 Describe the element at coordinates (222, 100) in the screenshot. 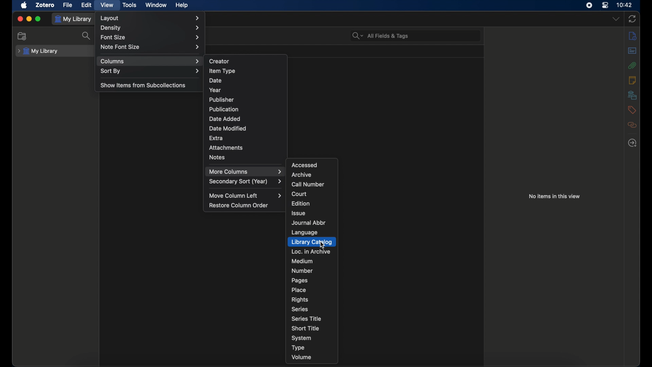

I see `publisher` at that location.